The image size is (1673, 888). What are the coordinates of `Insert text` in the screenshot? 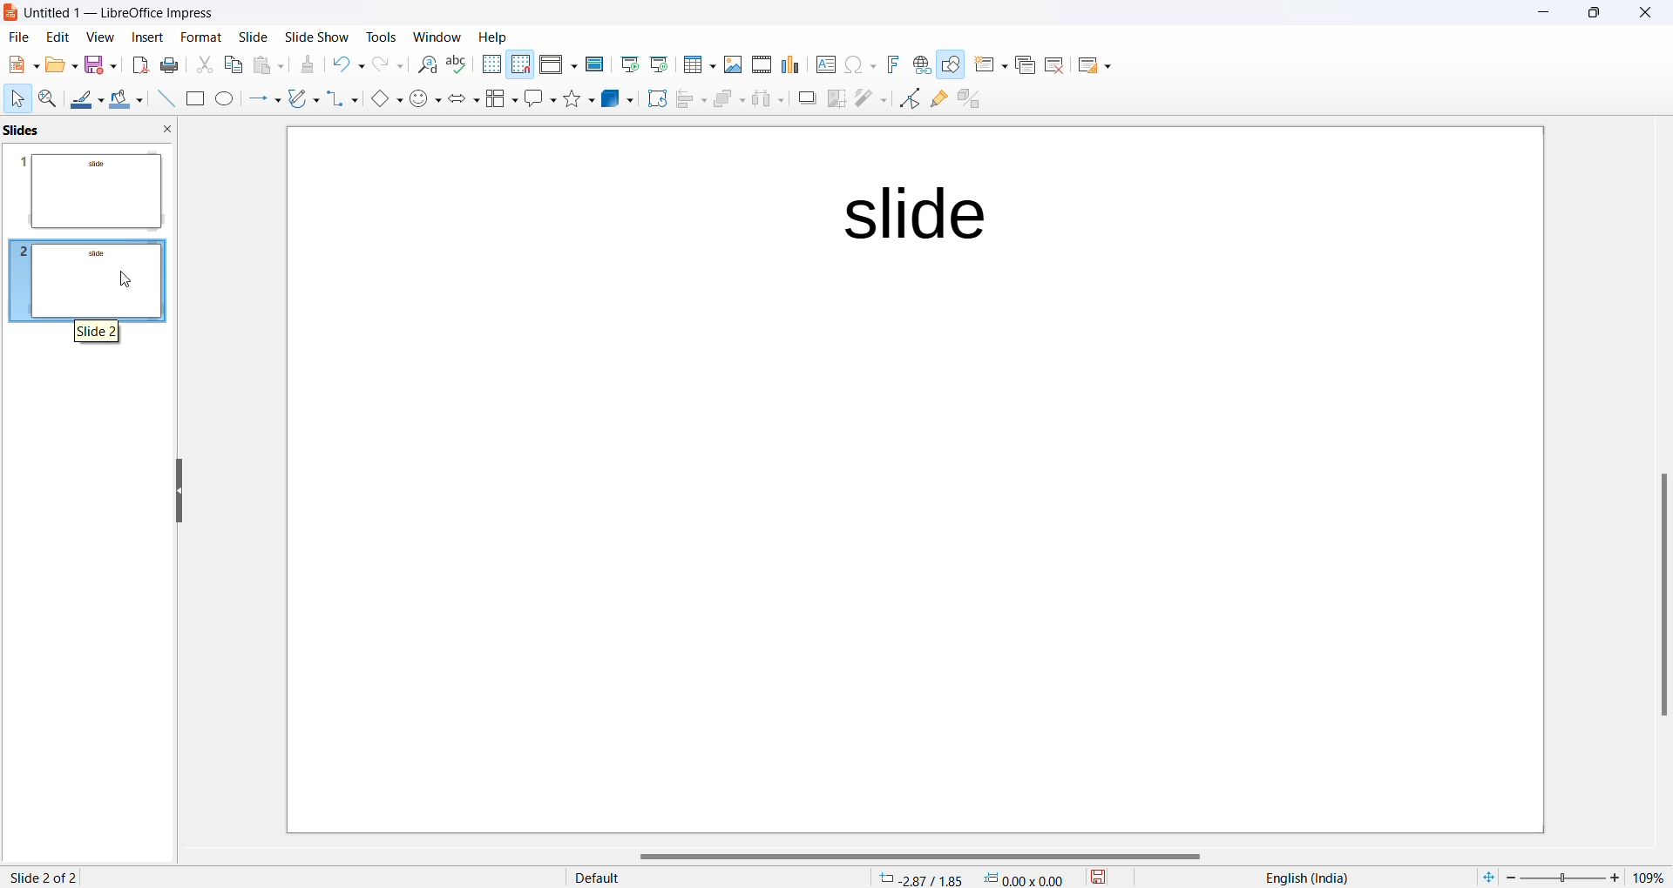 It's located at (819, 64).